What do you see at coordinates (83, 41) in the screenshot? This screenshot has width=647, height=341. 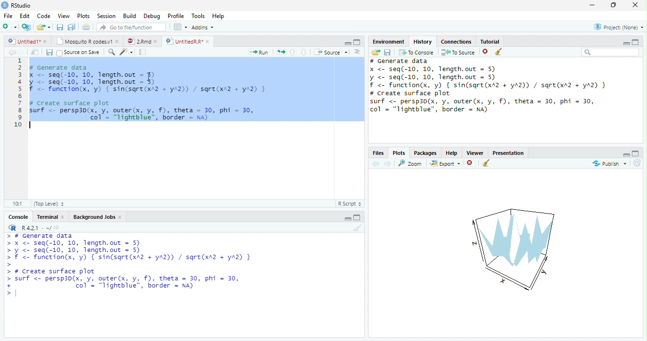 I see `Mosquito R codes.v1` at bounding box center [83, 41].